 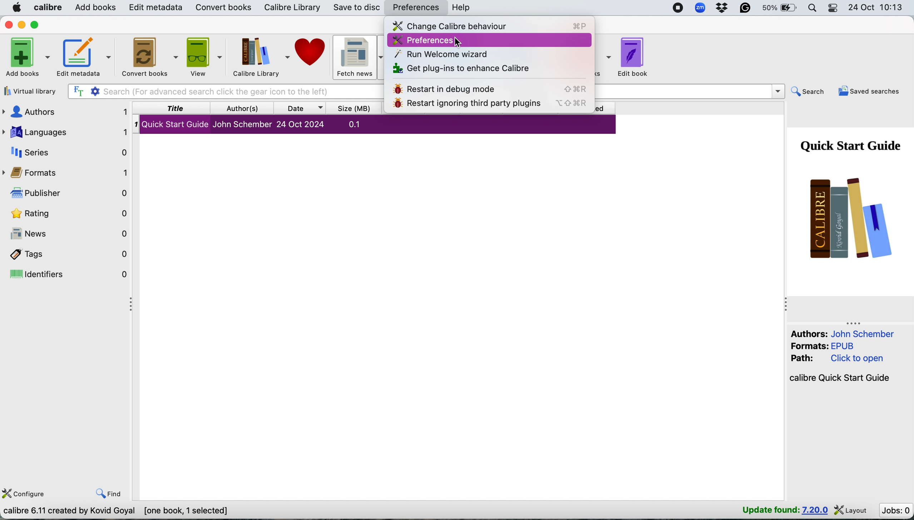 I want to click on preferences, so click(x=422, y=41).